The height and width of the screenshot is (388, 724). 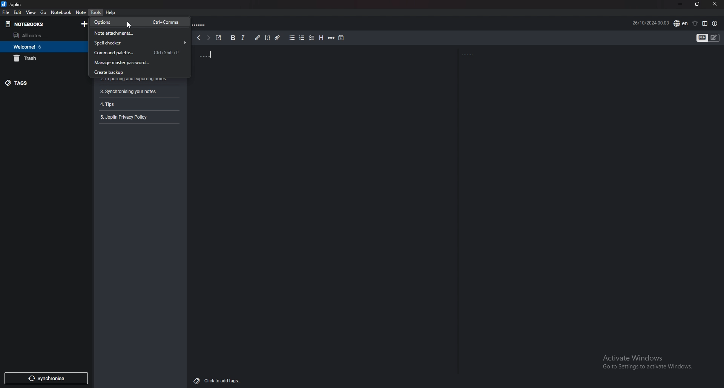 I want to click on ......., so click(x=472, y=54).